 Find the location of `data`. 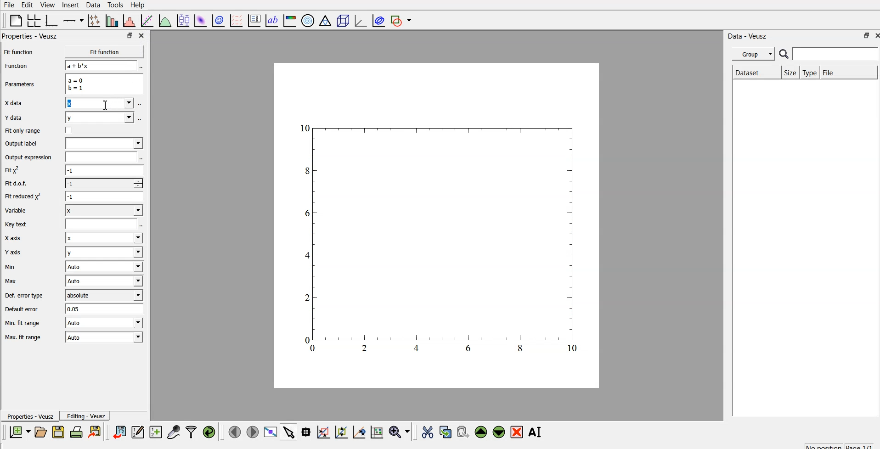

data is located at coordinates (93, 5).